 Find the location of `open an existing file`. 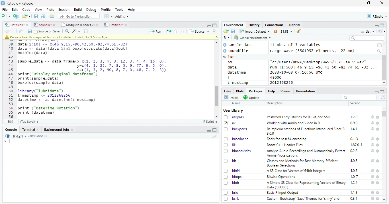

open an existing file is located at coordinates (26, 16).